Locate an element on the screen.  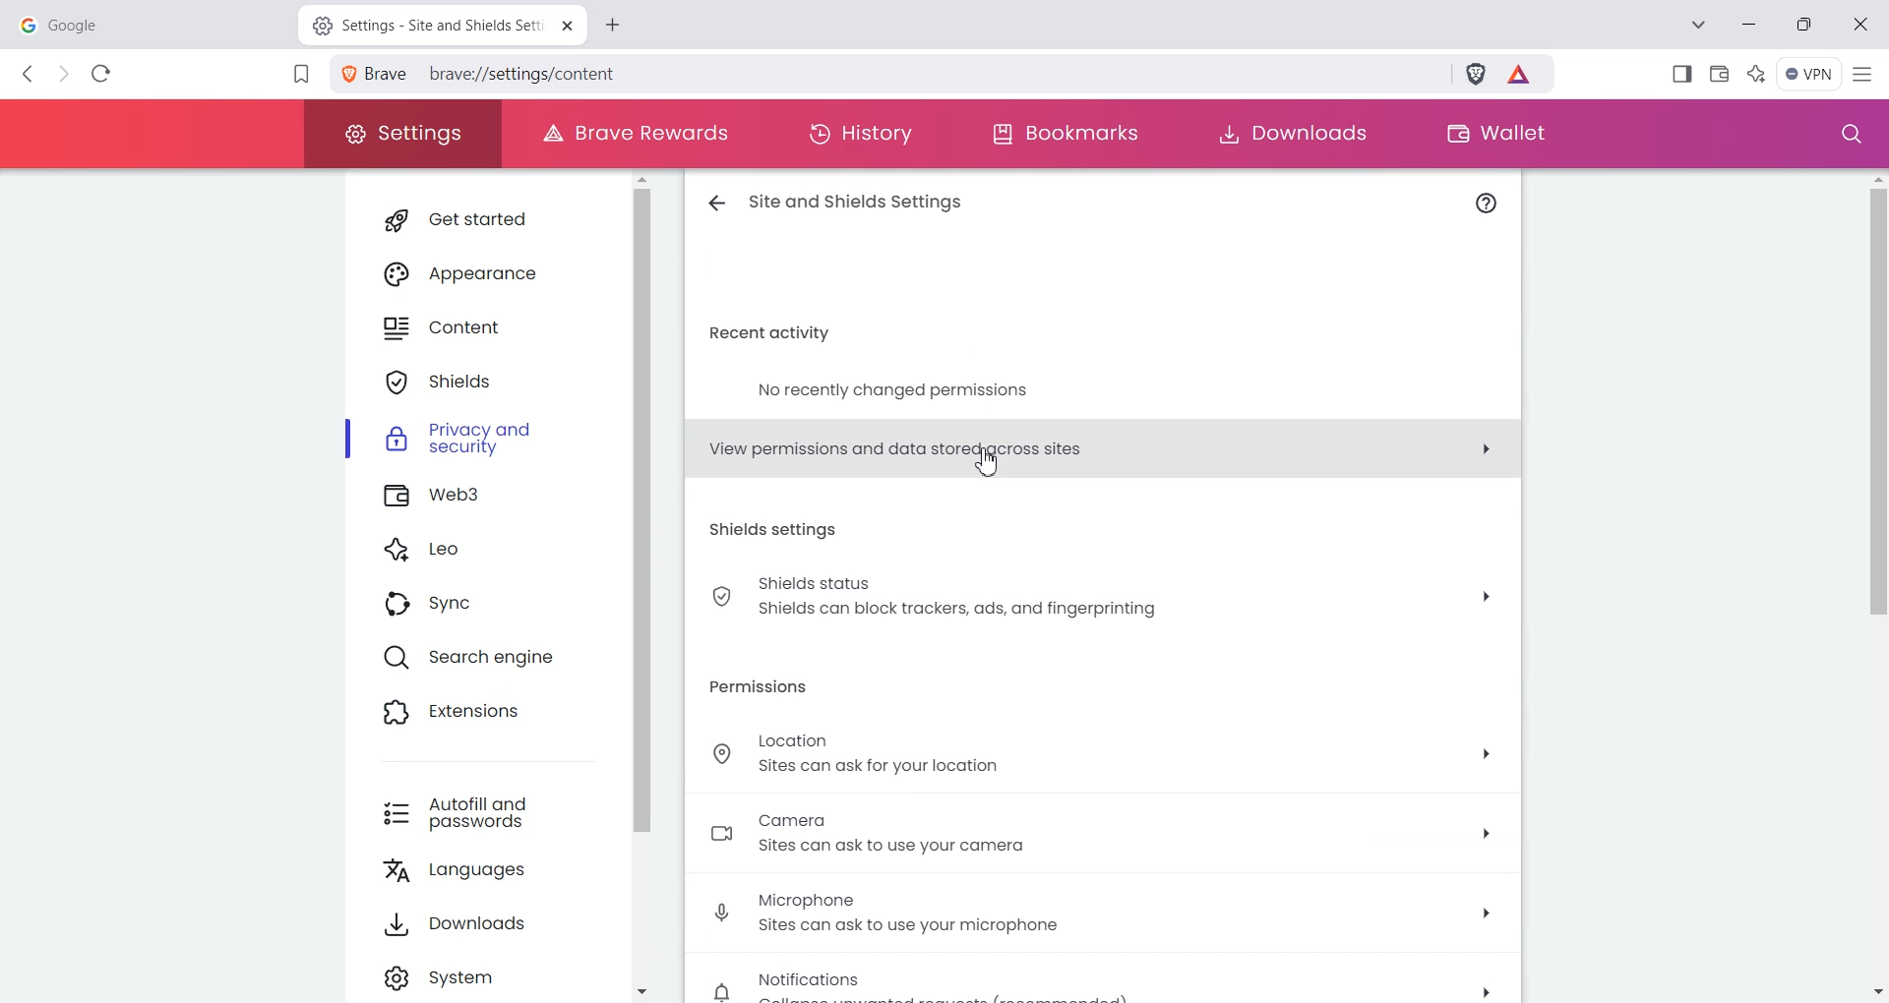
Privacy and security is located at coordinates (487, 442).